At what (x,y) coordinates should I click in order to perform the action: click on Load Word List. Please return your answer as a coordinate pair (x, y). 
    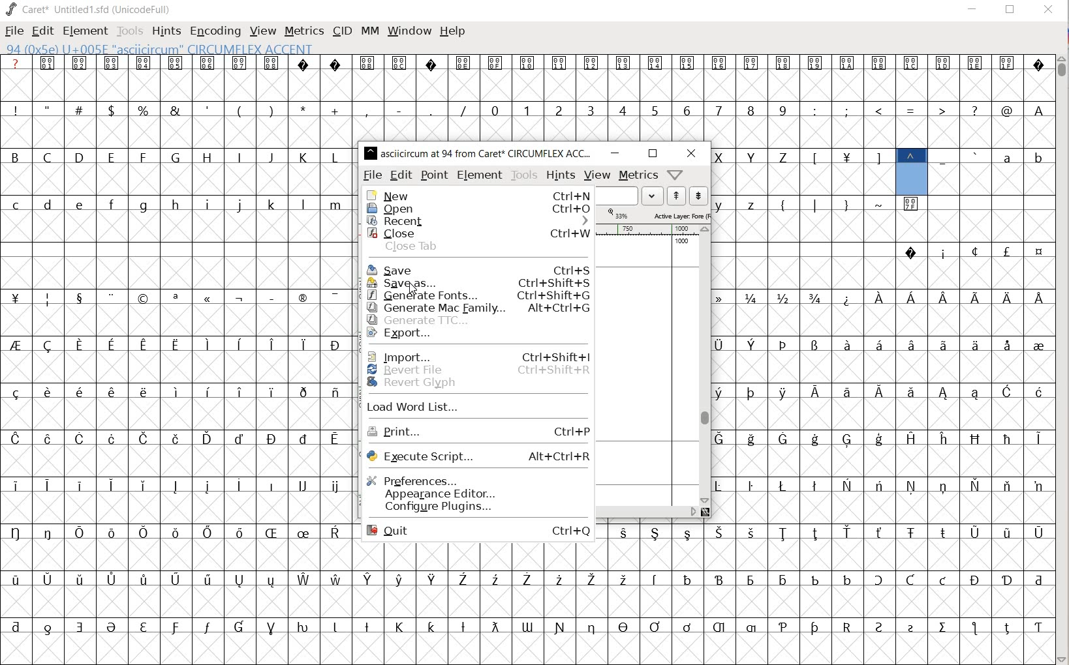
    Looking at the image, I should click on (476, 409).